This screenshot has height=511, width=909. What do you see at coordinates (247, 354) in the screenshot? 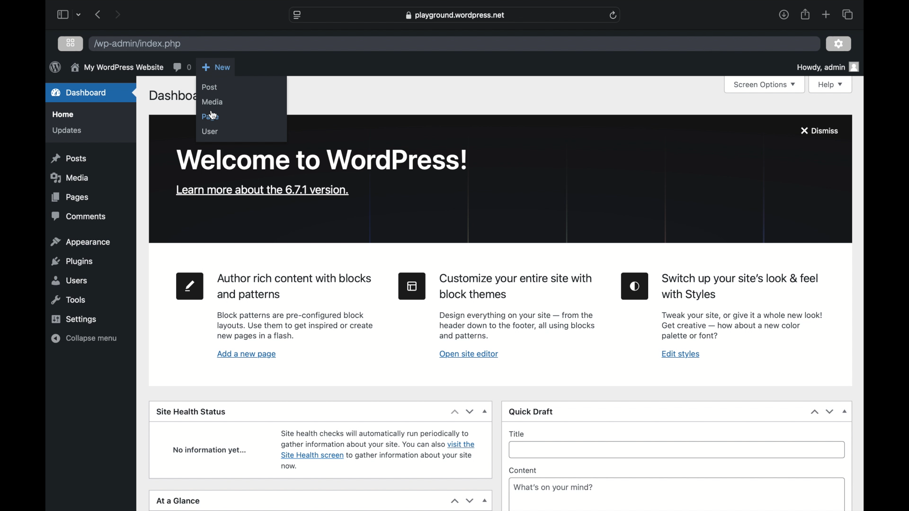
I see `add a new page` at bounding box center [247, 354].